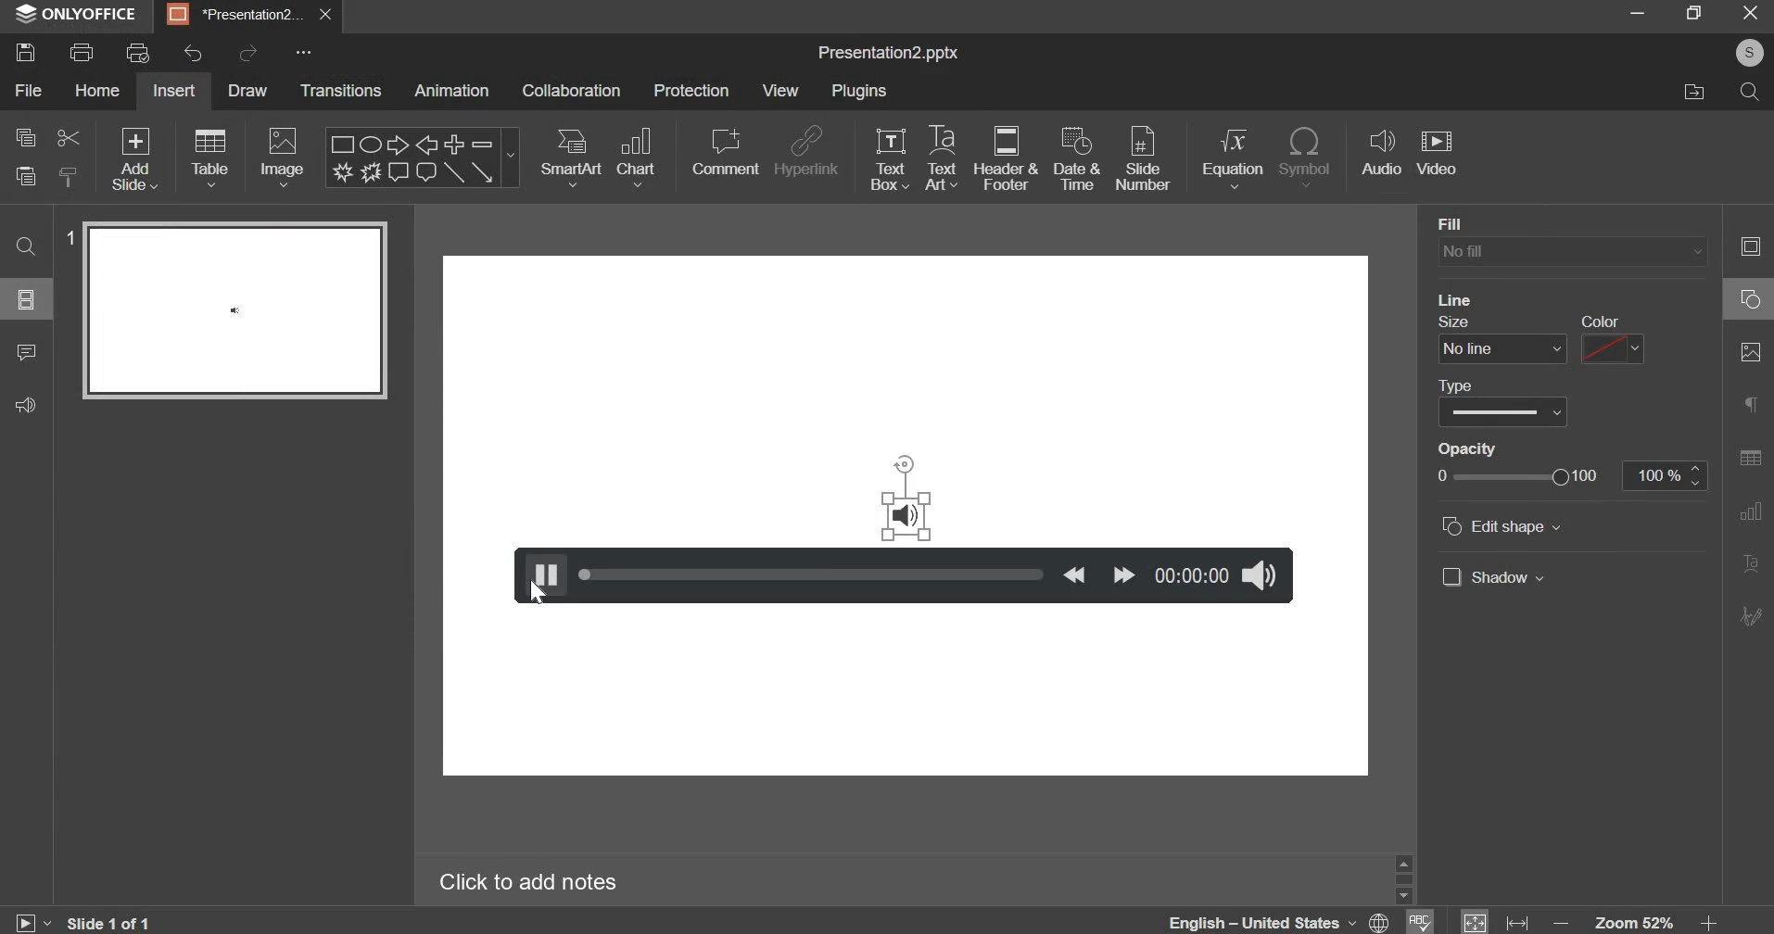  Describe the element at coordinates (1468, 449) in the screenshot. I see `opacity` at that location.